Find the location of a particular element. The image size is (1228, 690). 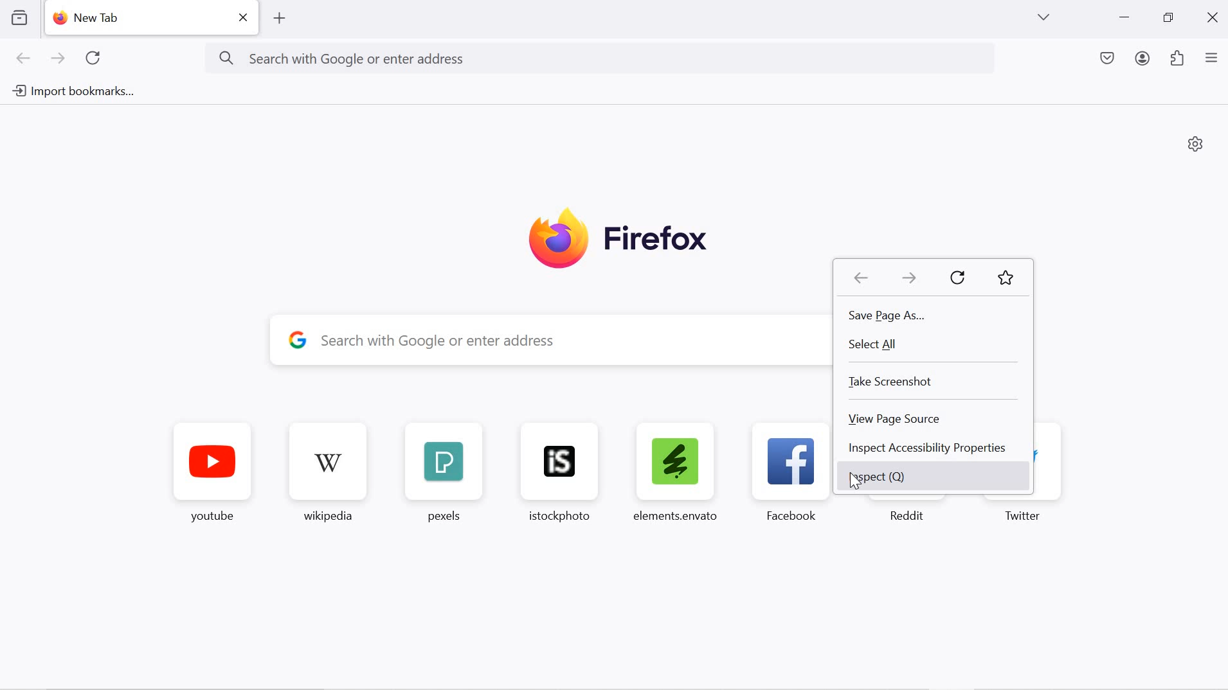

Inspect accessibility properties is located at coordinates (935, 448).